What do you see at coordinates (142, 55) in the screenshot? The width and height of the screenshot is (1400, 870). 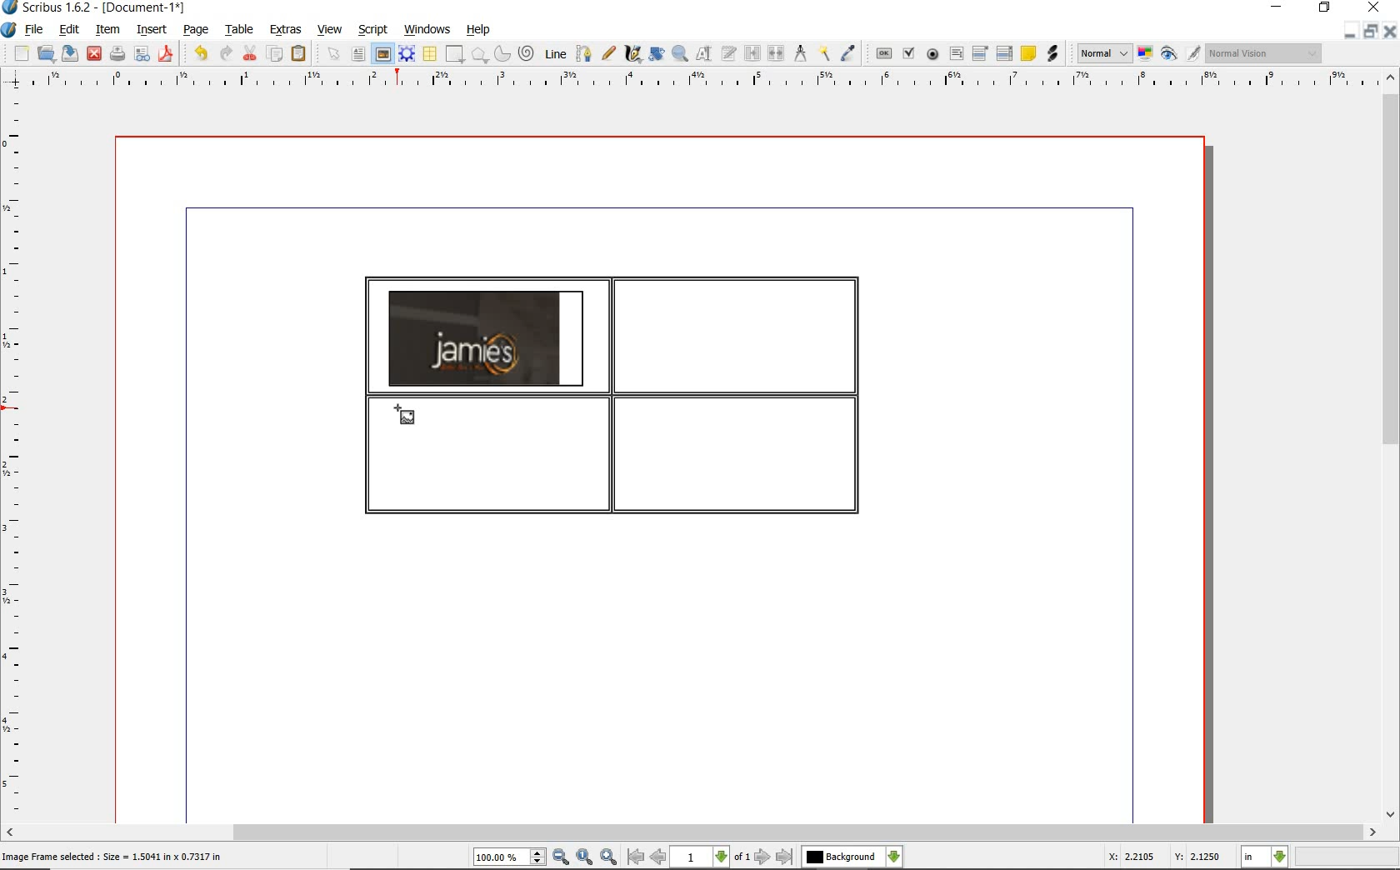 I see `preflight verifier` at bounding box center [142, 55].